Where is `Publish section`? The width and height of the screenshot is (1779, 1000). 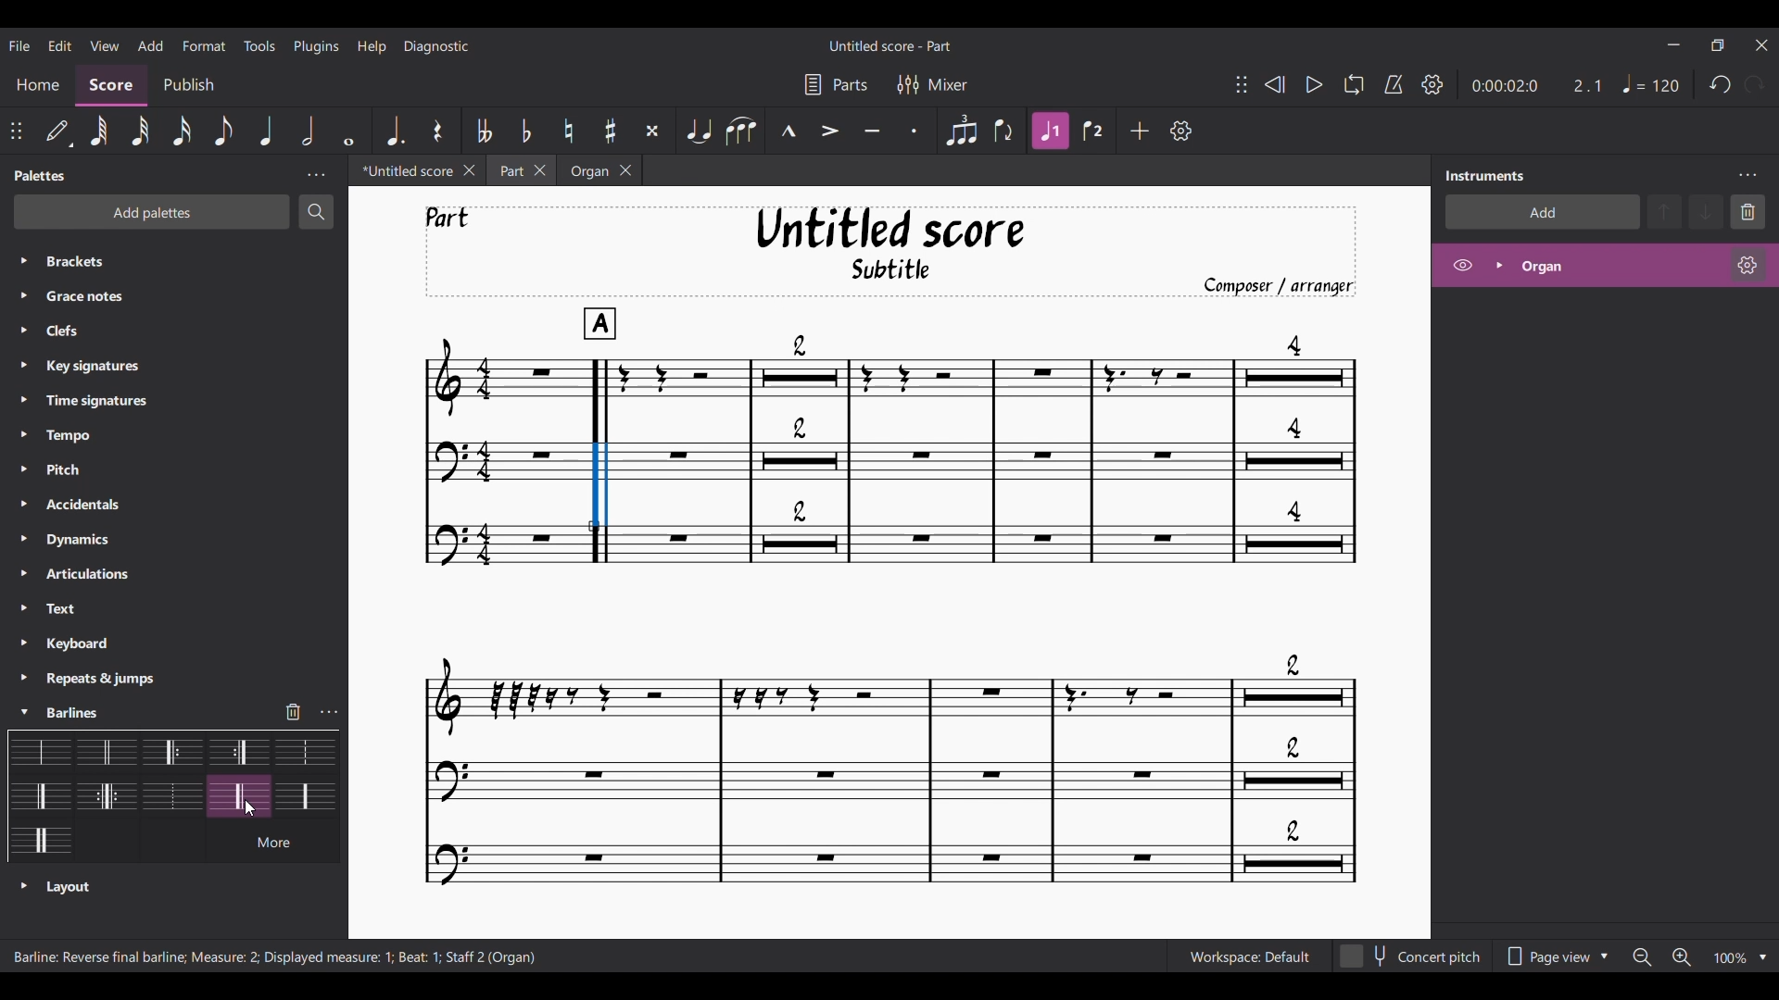
Publish section is located at coordinates (192, 86).